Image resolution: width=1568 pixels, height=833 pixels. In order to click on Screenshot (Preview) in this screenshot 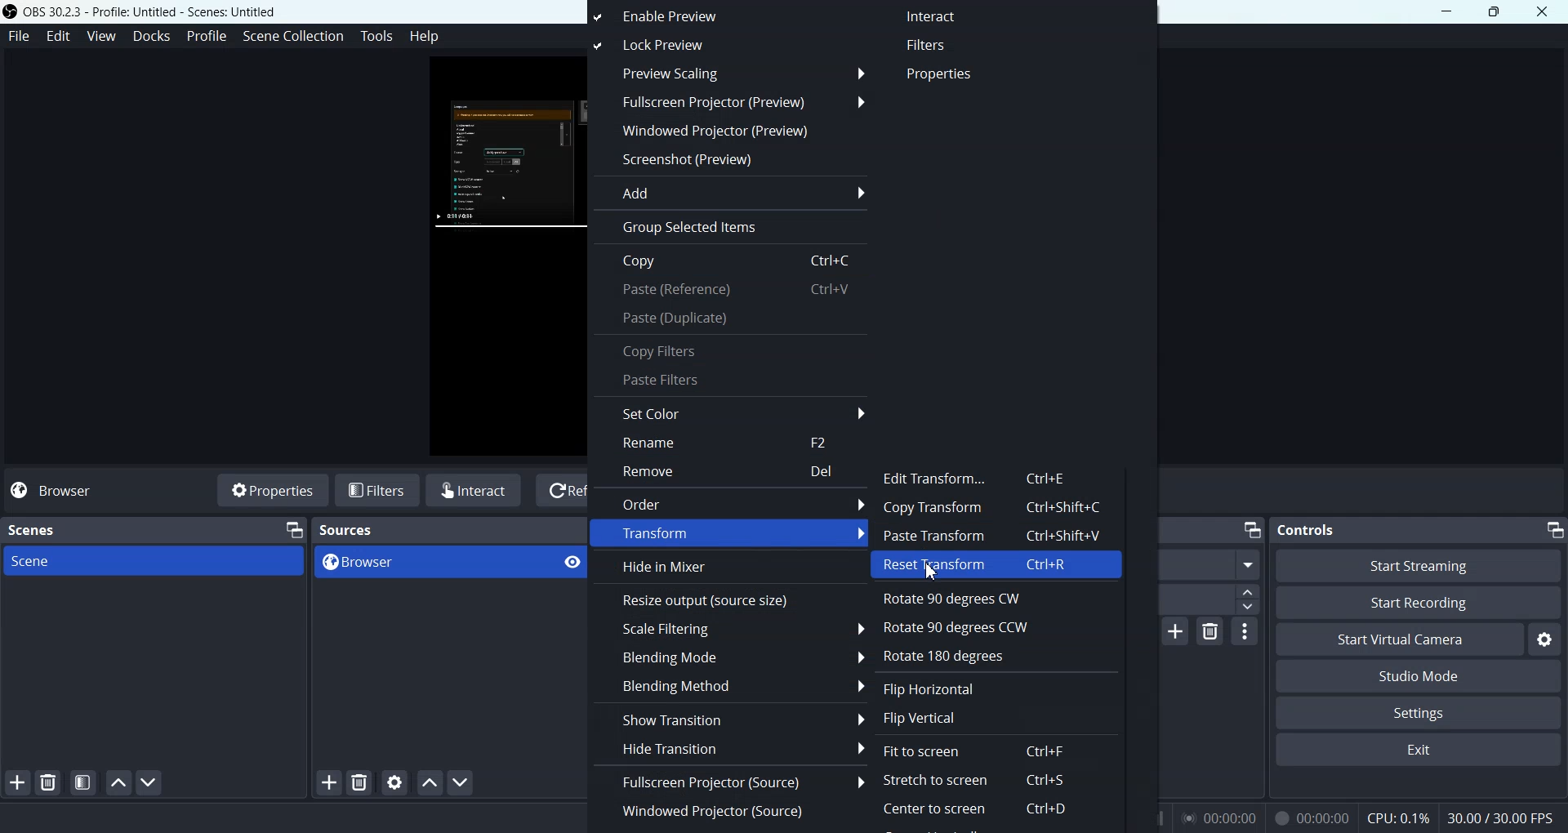, I will do `click(728, 159)`.